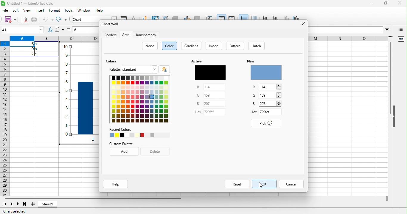 This screenshot has width=407, height=214. Describe the element at coordinates (391, 79) in the screenshot. I see `vertical scroll bar` at that location.